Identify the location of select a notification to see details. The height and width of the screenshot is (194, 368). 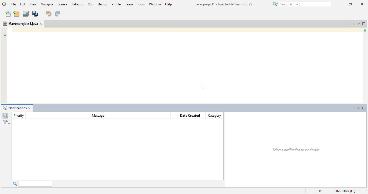
(296, 150).